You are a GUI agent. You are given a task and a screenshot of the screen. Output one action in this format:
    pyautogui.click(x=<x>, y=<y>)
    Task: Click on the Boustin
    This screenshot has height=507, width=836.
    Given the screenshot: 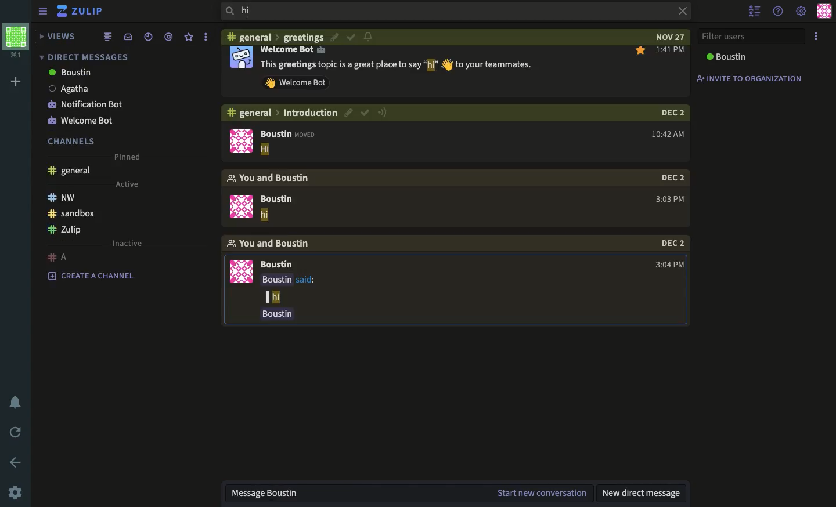 What is the action you would take?
    pyautogui.click(x=280, y=197)
    